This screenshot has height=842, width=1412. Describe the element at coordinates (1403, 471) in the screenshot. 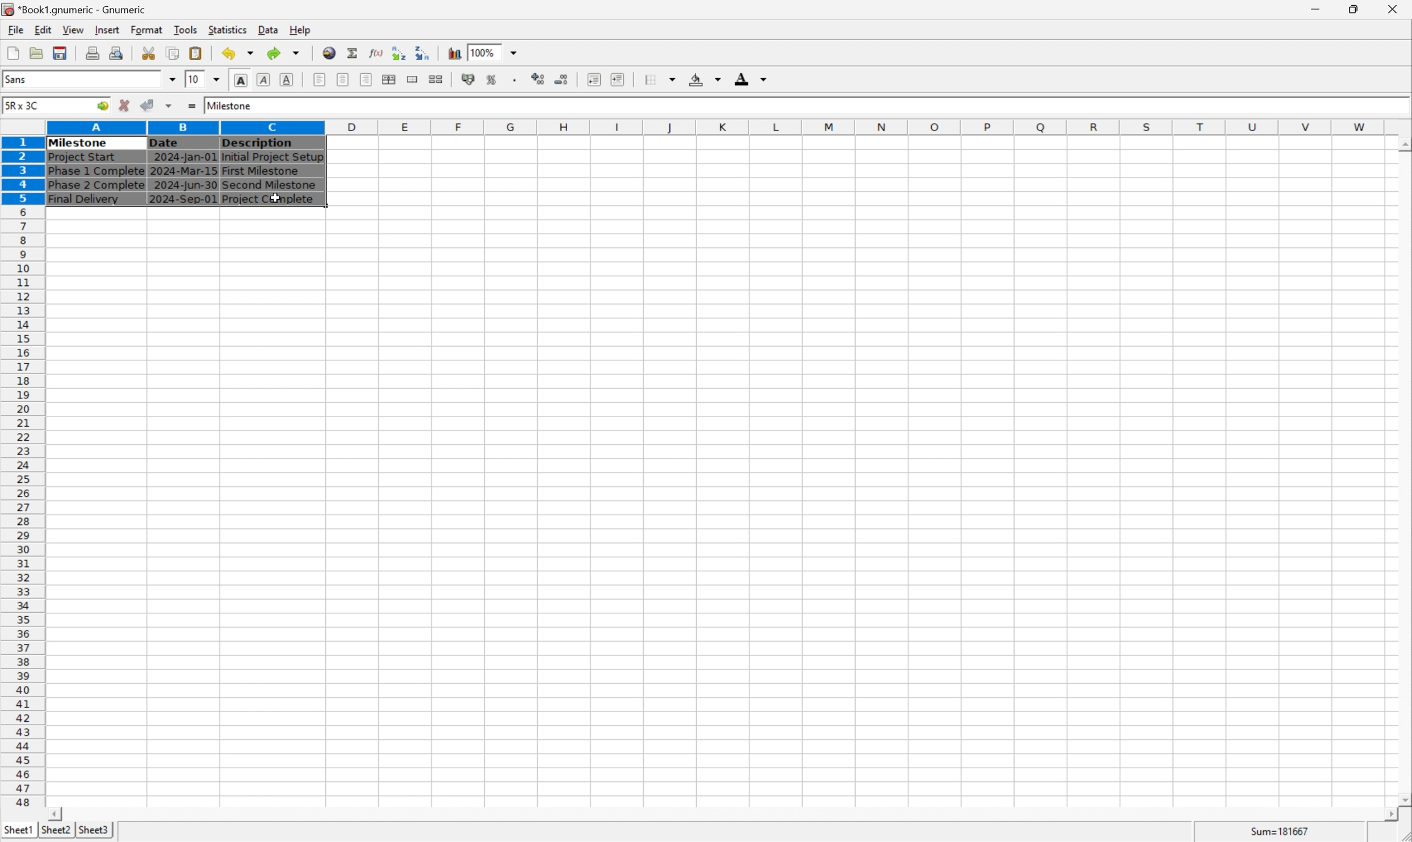

I see `scroll bar` at that location.